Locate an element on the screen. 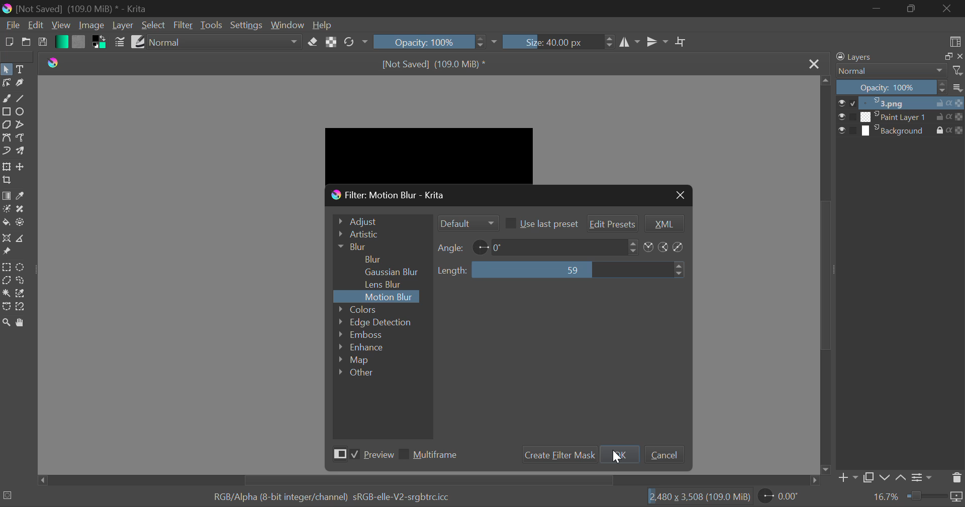 The height and width of the screenshot is (507, 965). Filter: Motion Blur - Krita is located at coordinates (395, 195).